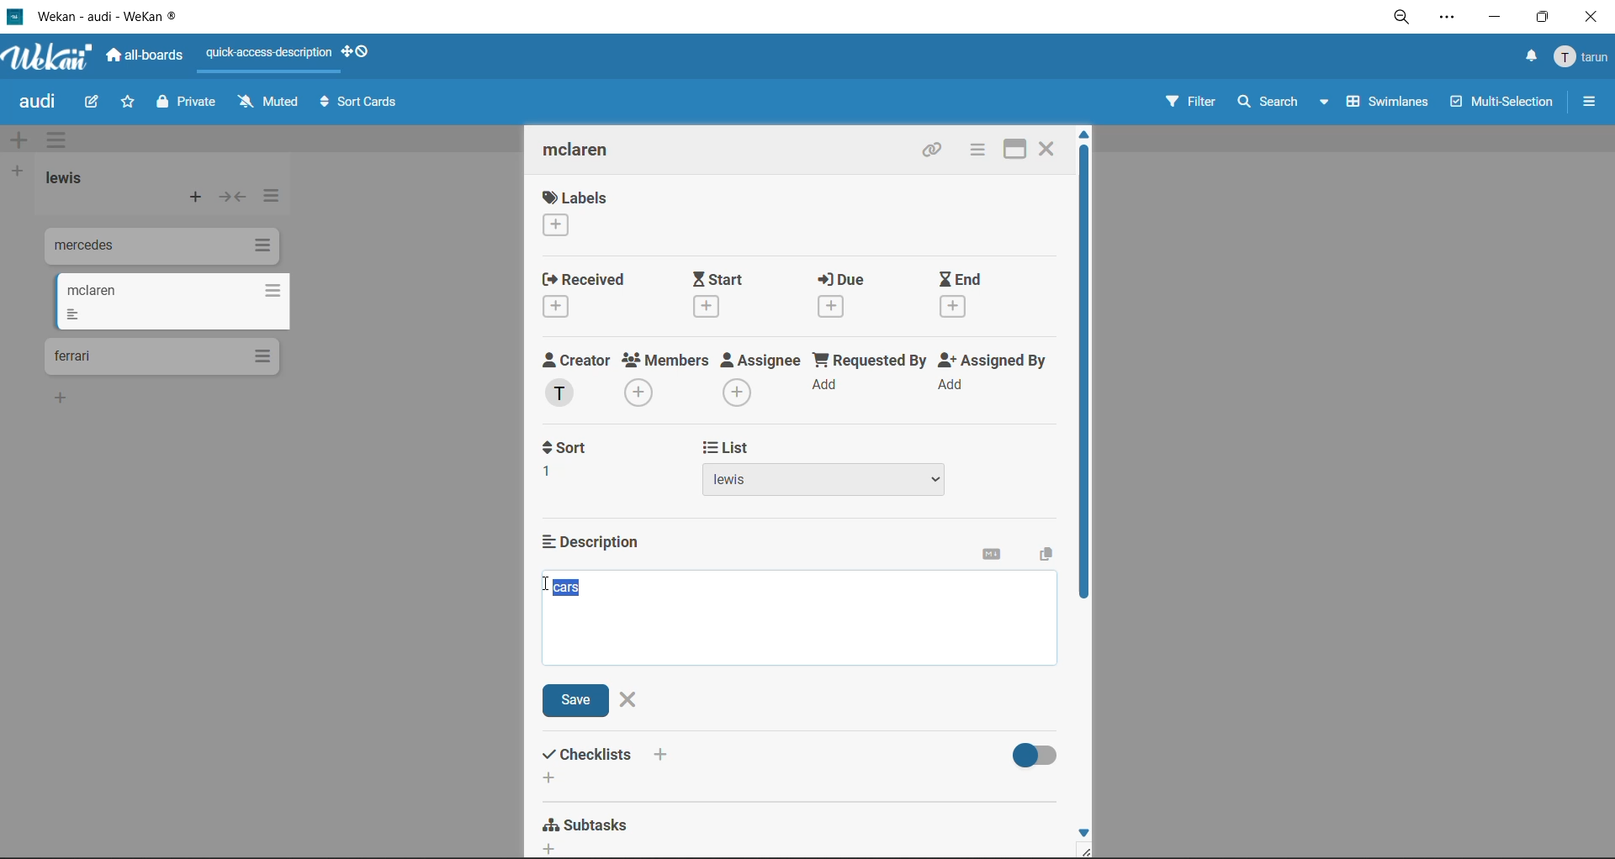 The width and height of the screenshot is (1615, 859). Describe the element at coordinates (1048, 147) in the screenshot. I see `close` at that location.